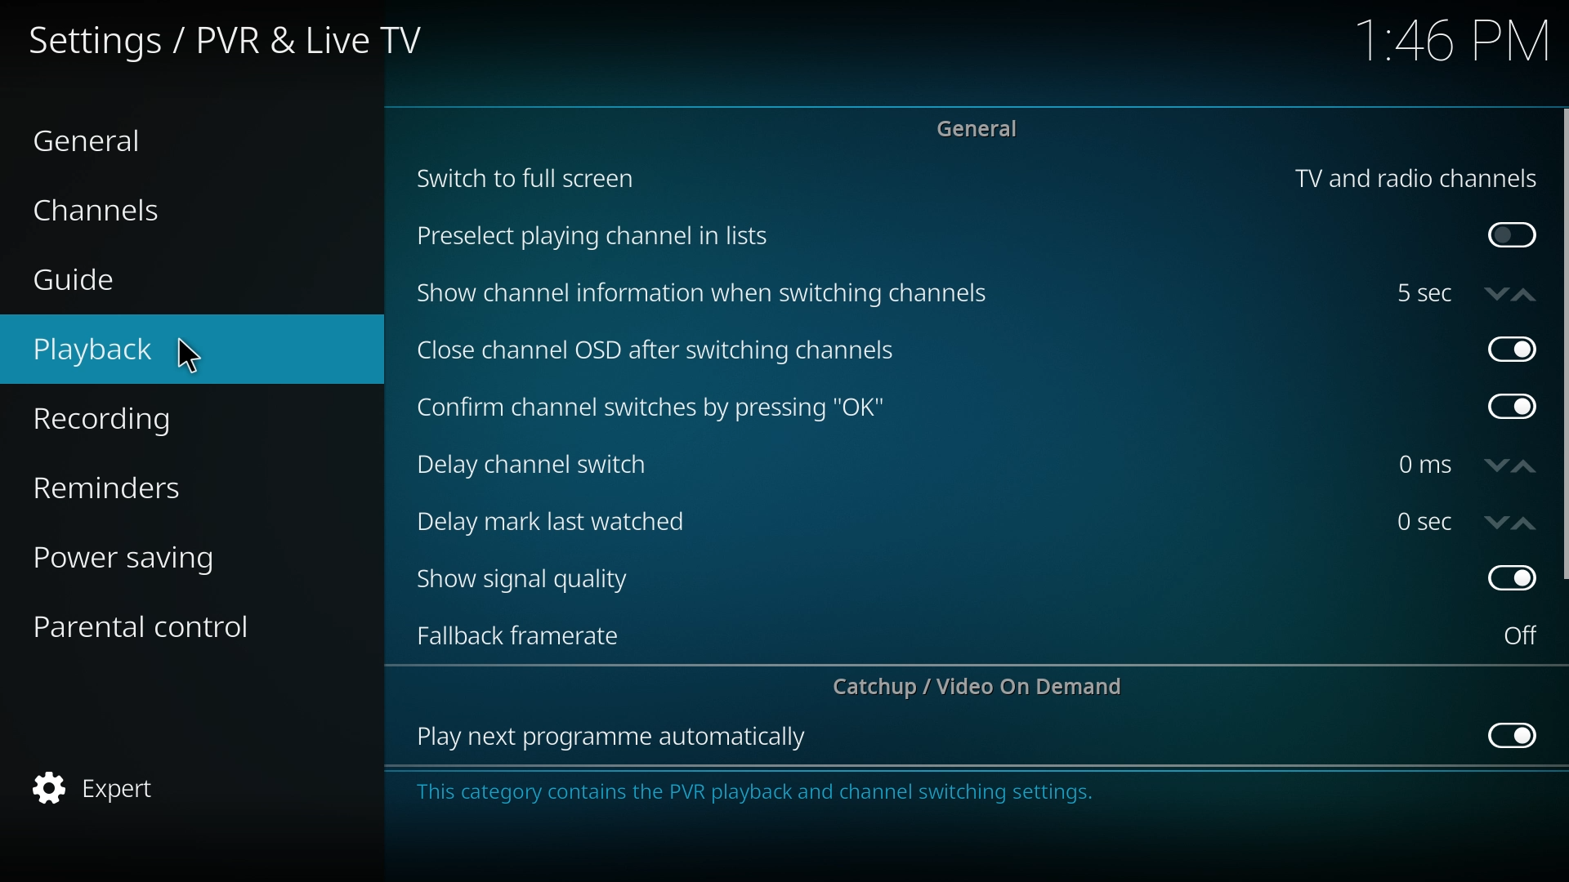 This screenshot has width=1569, height=882. What do you see at coordinates (157, 625) in the screenshot?
I see `parental control` at bounding box center [157, 625].